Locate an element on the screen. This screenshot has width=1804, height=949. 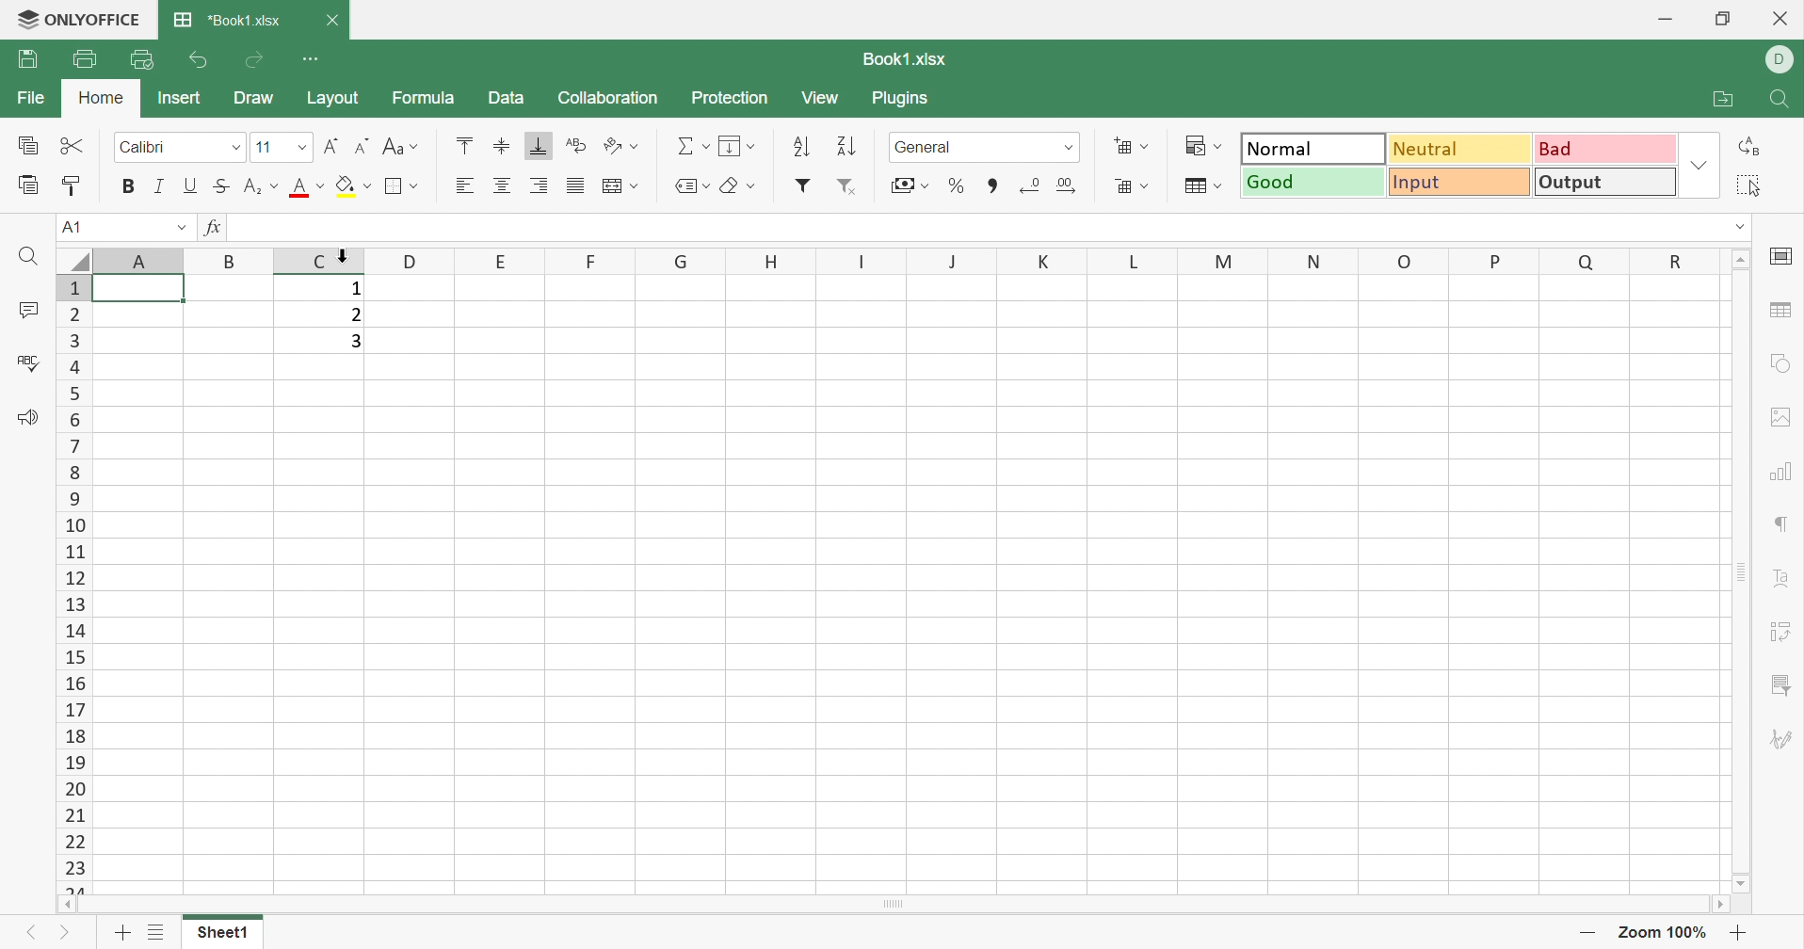
Bold is located at coordinates (127, 189).